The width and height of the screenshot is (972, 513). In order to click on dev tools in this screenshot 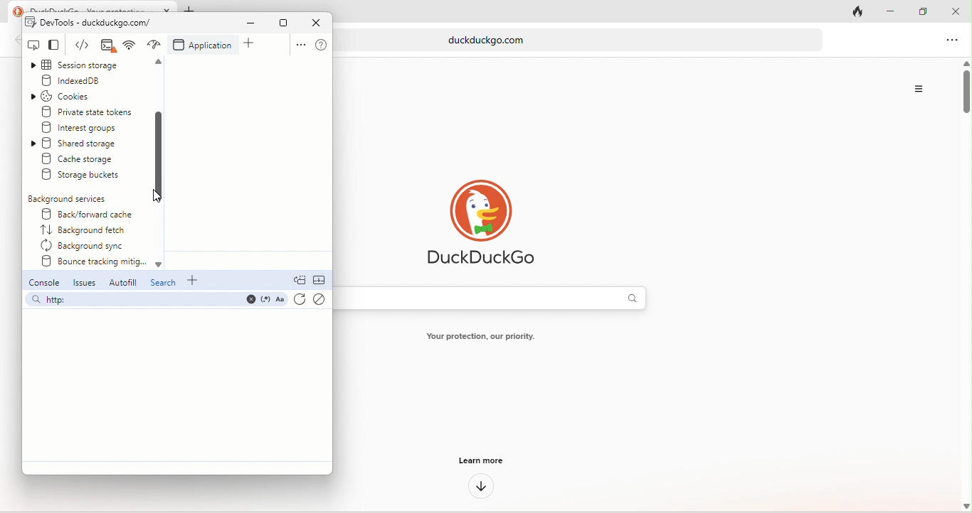, I will do `click(90, 23)`.